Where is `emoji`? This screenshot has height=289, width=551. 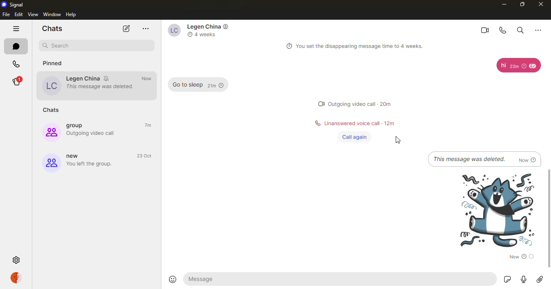 emoji is located at coordinates (170, 279).